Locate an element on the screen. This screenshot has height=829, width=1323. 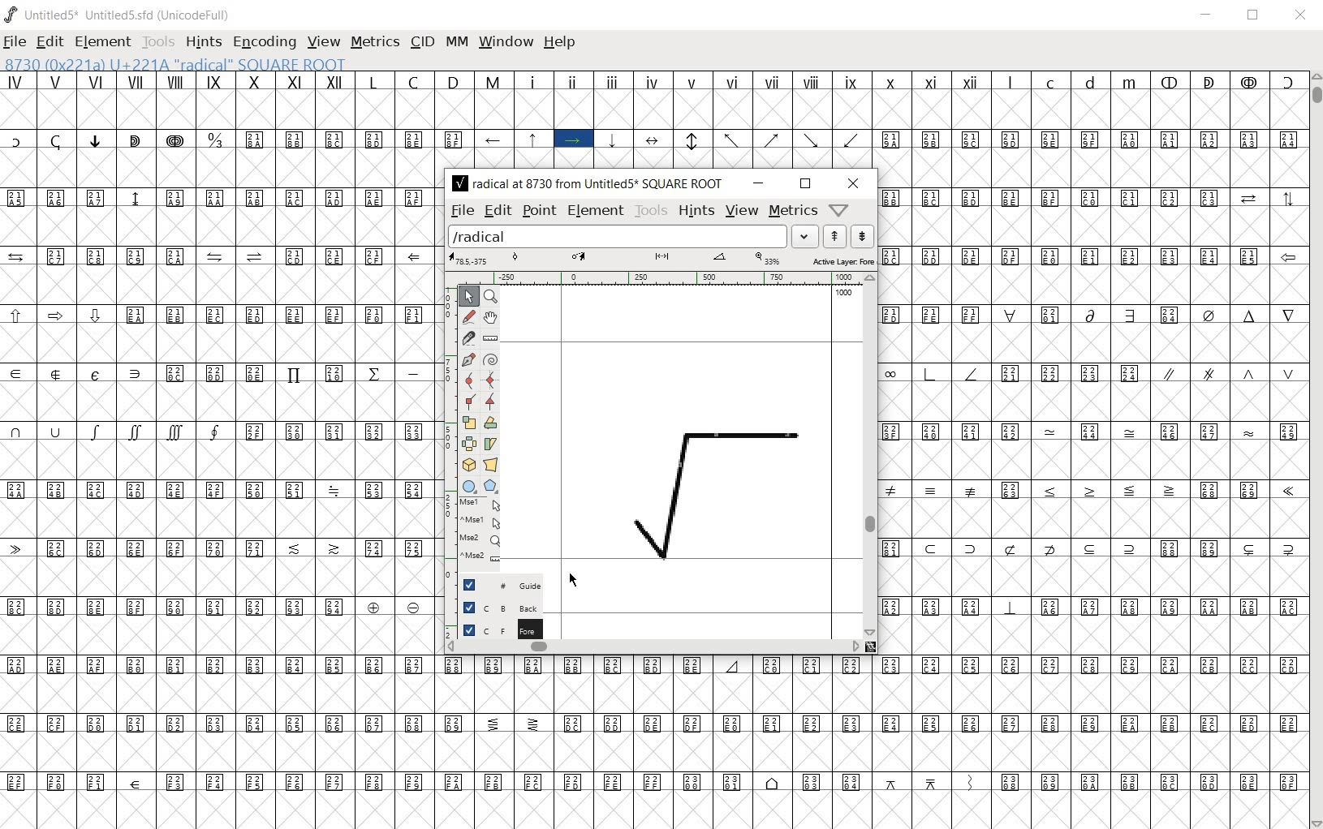
mse1 mse1 mse2 mse2 is located at coordinates (479, 532).